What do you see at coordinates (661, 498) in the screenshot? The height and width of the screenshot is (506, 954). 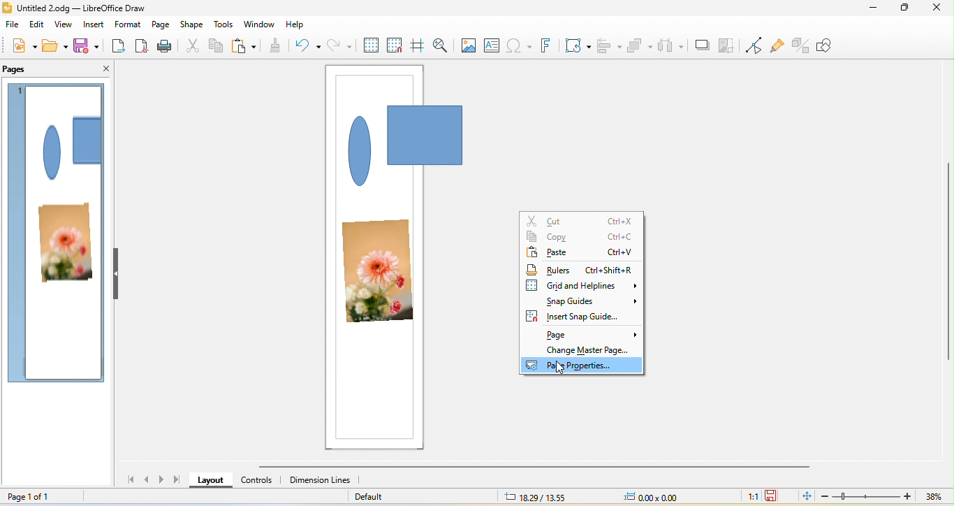 I see `0.00x0.00` at bounding box center [661, 498].